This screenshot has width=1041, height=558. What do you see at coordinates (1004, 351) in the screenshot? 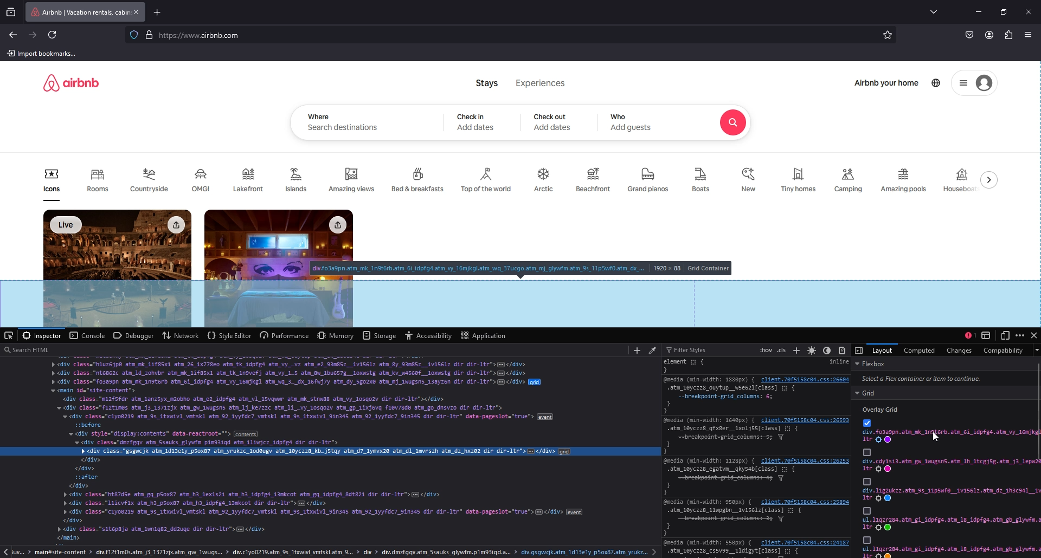
I see `compatibility` at bounding box center [1004, 351].